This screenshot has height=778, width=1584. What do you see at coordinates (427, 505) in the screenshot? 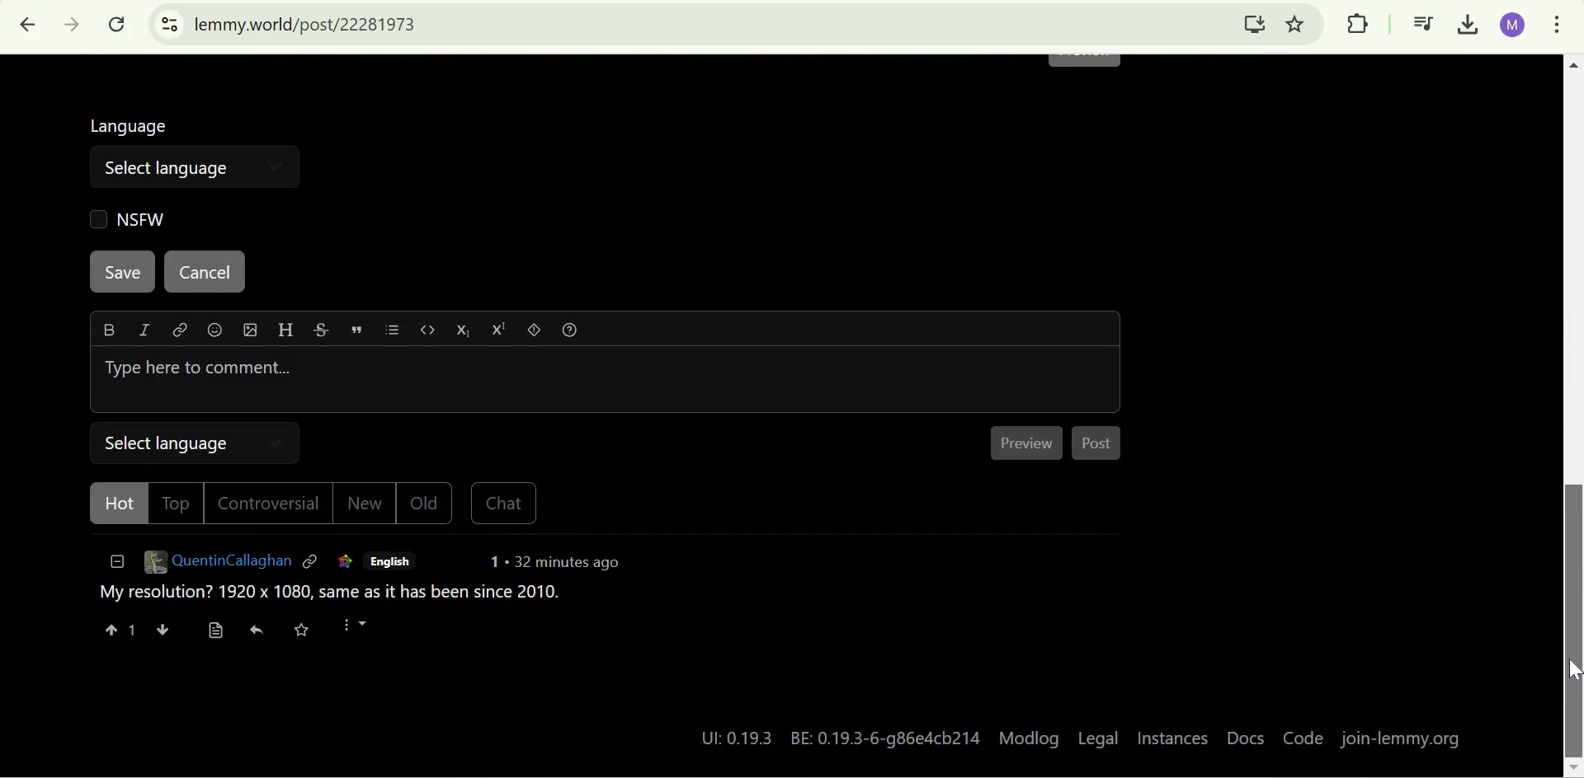
I see `Old` at bounding box center [427, 505].